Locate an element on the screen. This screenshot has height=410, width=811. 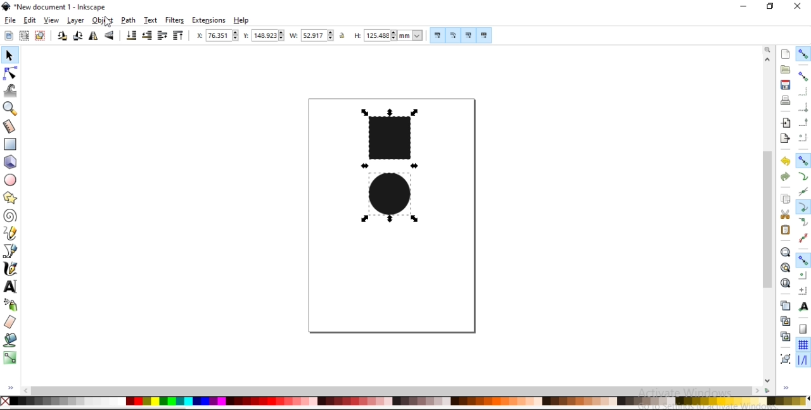
draw bezier curves and straight lines is located at coordinates (11, 252).